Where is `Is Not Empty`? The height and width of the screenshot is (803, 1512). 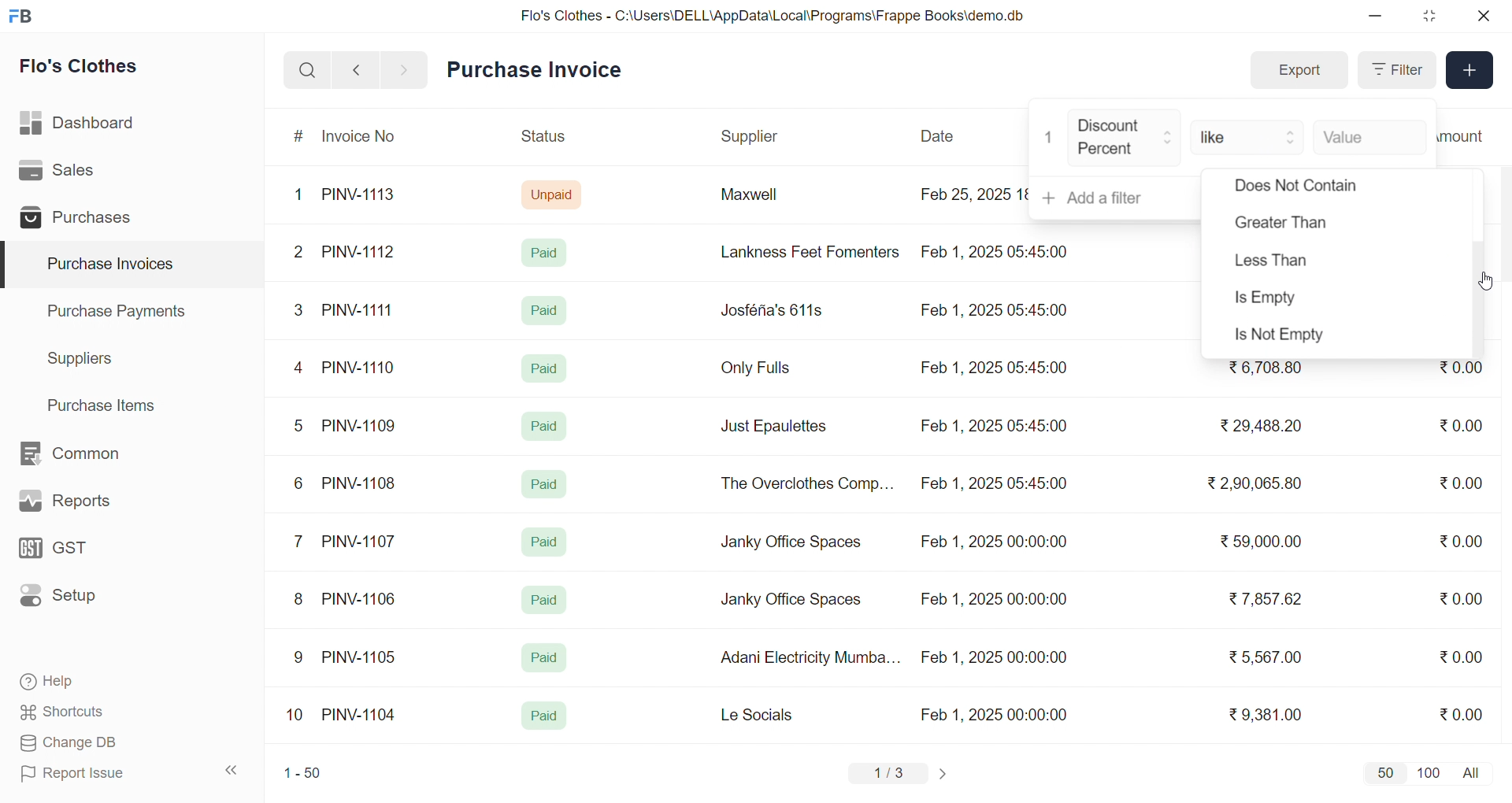
Is Not Empty is located at coordinates (1294, 337).